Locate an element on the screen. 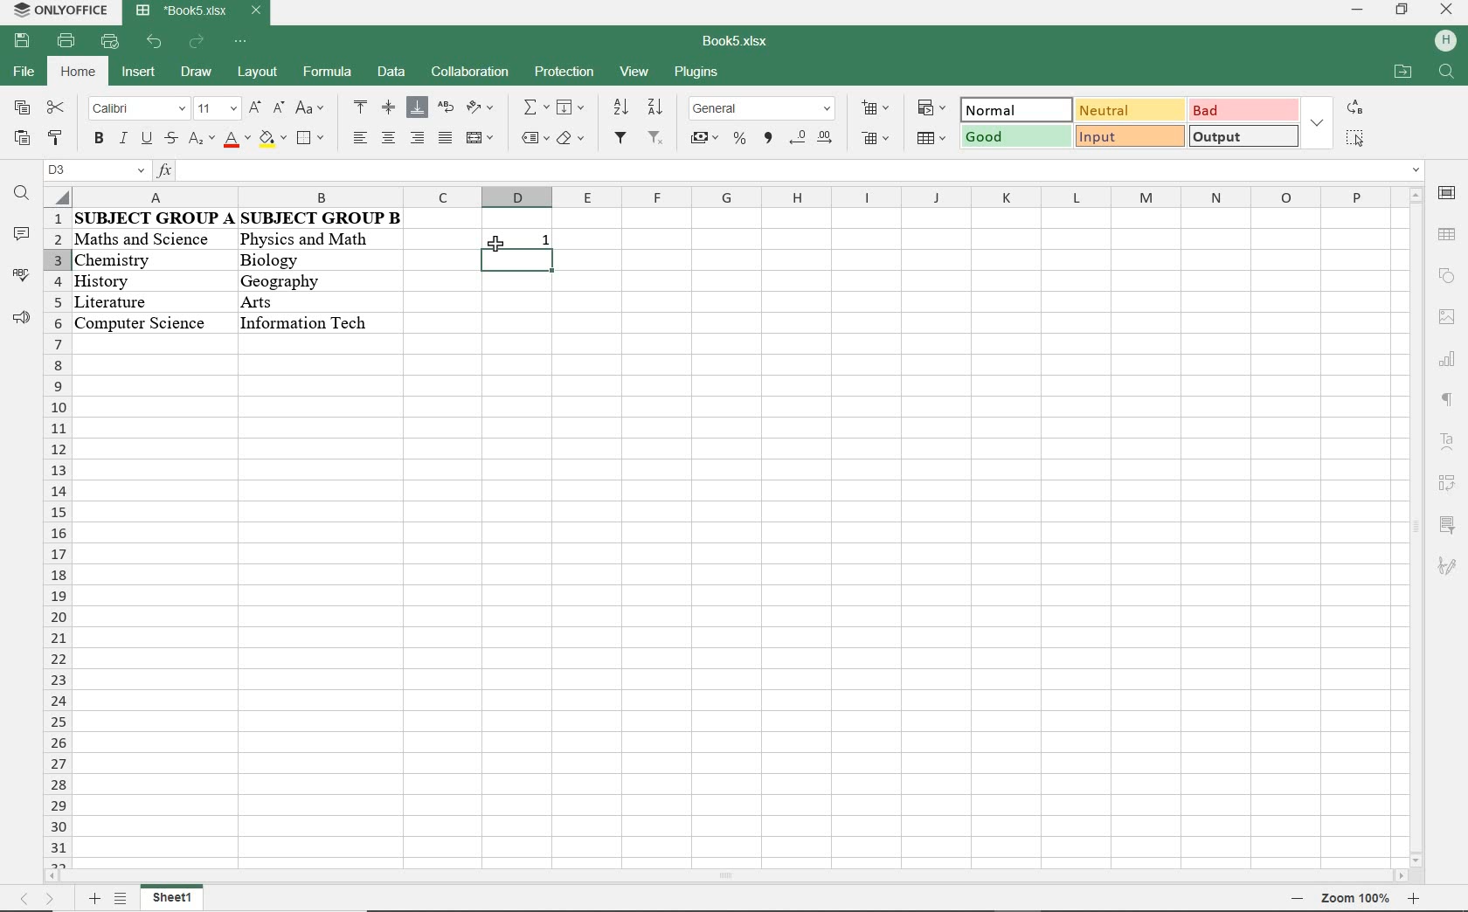 The width and height of the screenshot is (1468, 912). font color is located at coordinates (239, 140).